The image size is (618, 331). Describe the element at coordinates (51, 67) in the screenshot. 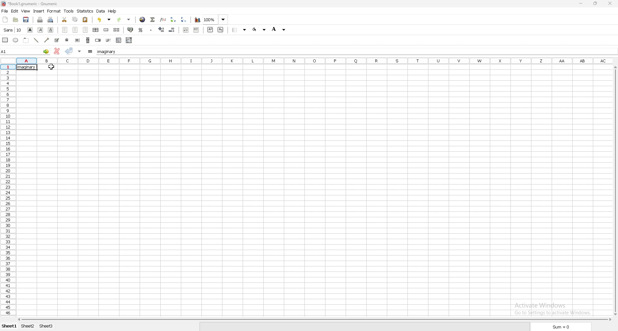

I see `cursor` at that location.